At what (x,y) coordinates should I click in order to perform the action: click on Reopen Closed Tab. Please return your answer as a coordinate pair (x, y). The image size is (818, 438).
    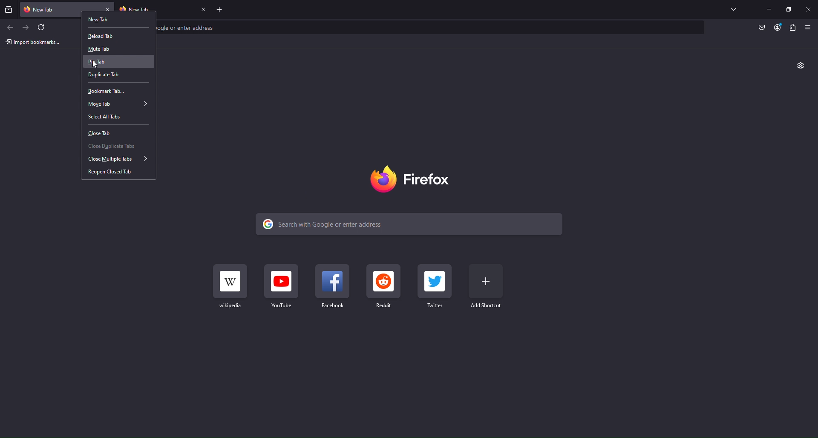
    Looking at the image, I should click on (117, 174).